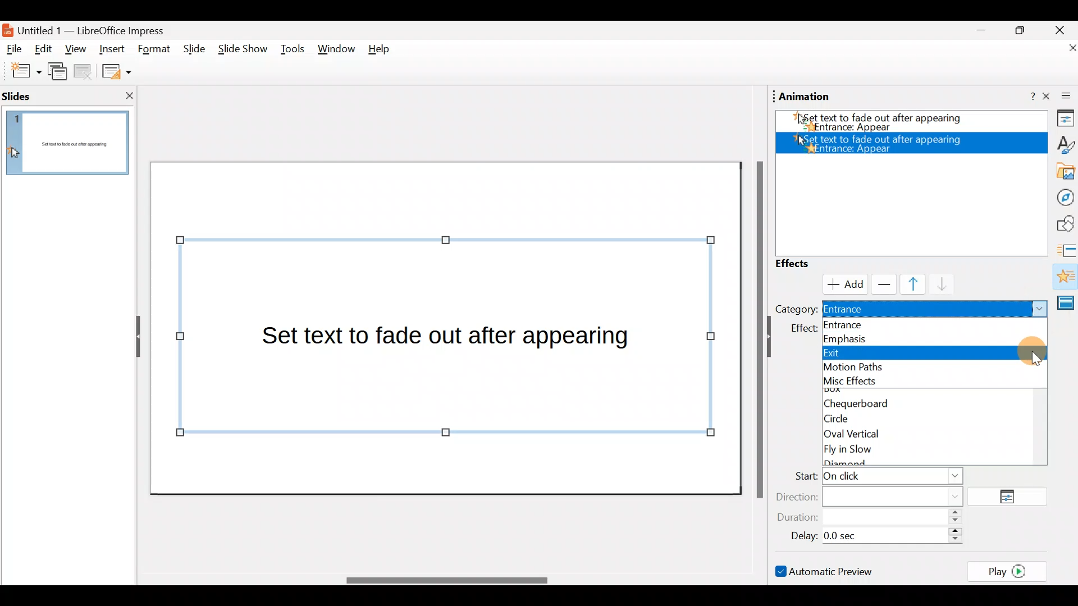 This screenshot has height=606, width=1078. Describe the element at coordinates (1067, 249) in the screenshot. I see `Slides transition` at that location.